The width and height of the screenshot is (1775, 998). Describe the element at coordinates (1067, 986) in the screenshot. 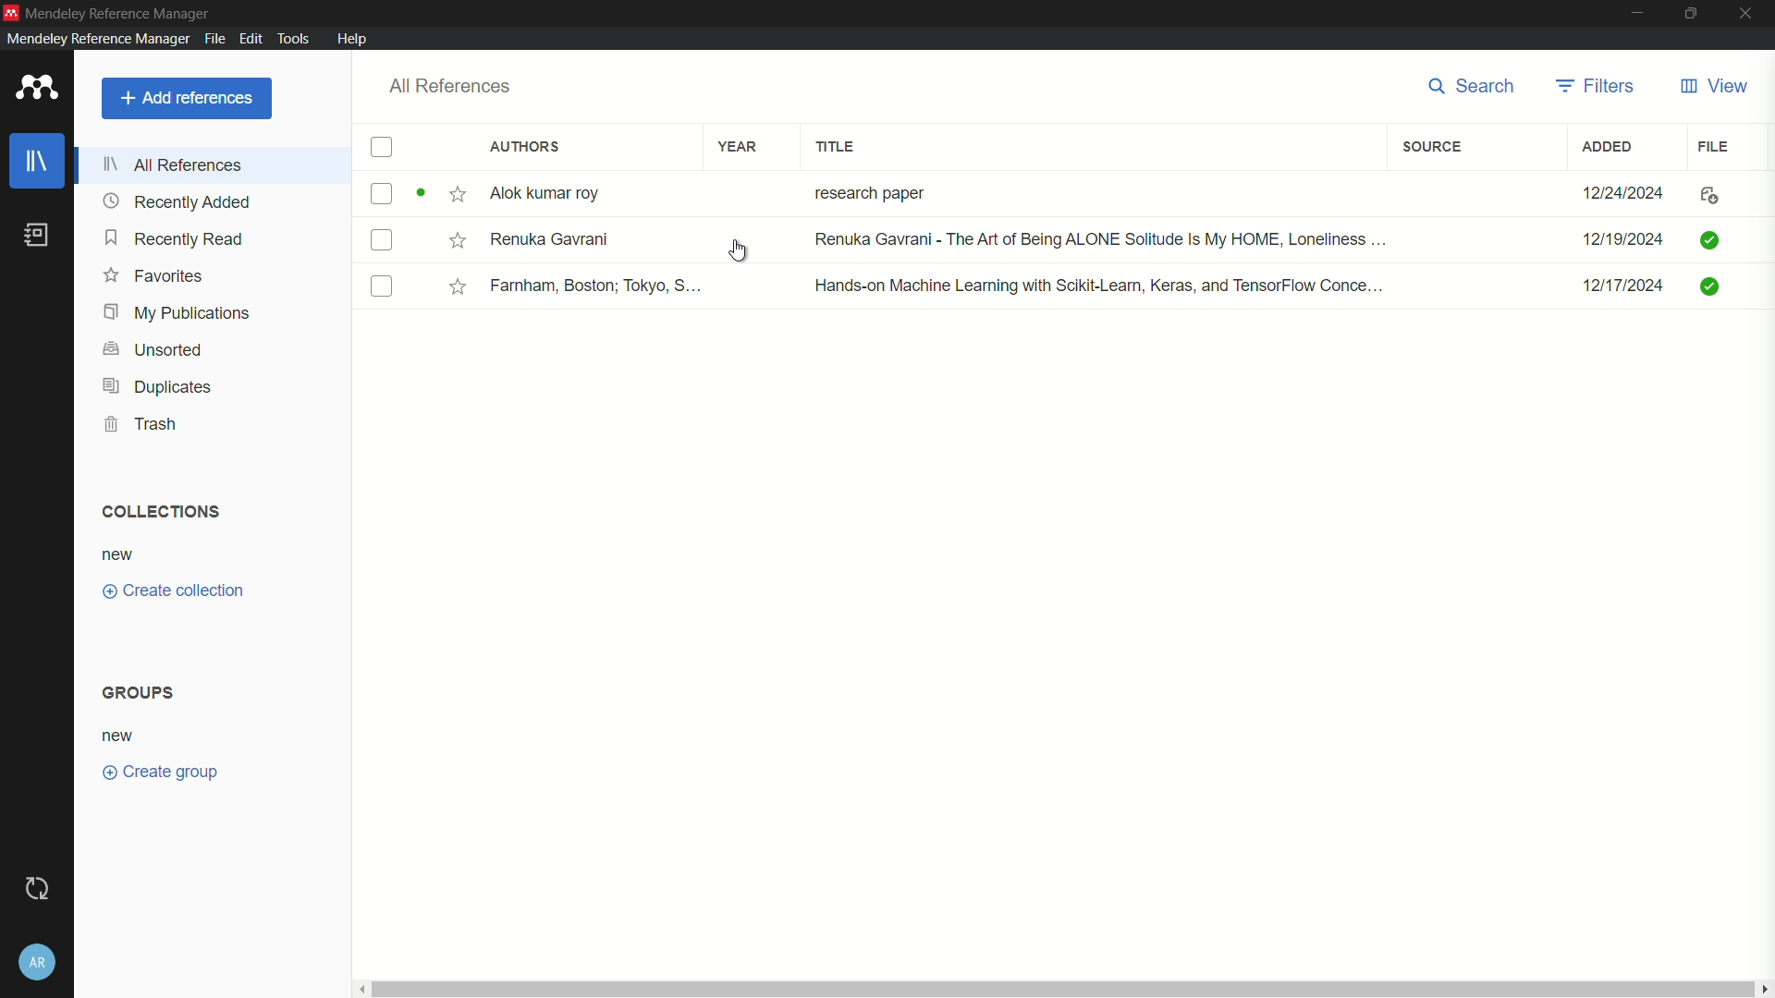

I see `Scroll bar` at that location.